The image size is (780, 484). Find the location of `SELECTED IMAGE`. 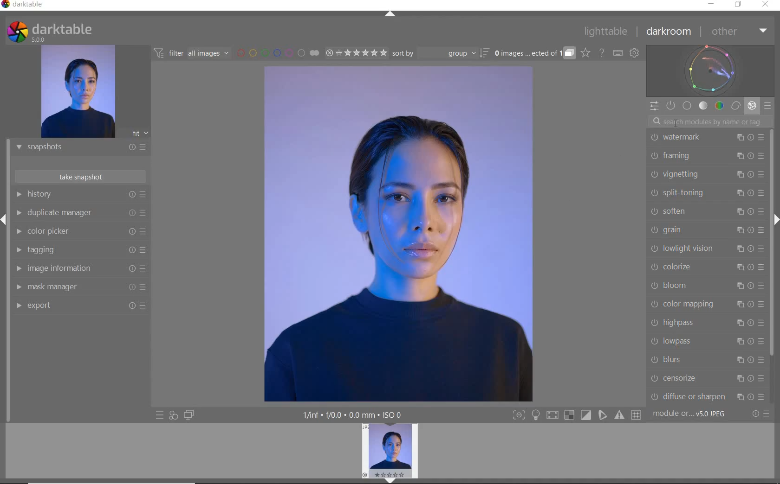

SELECTED IMAGE is located at coordinates (397, 234).